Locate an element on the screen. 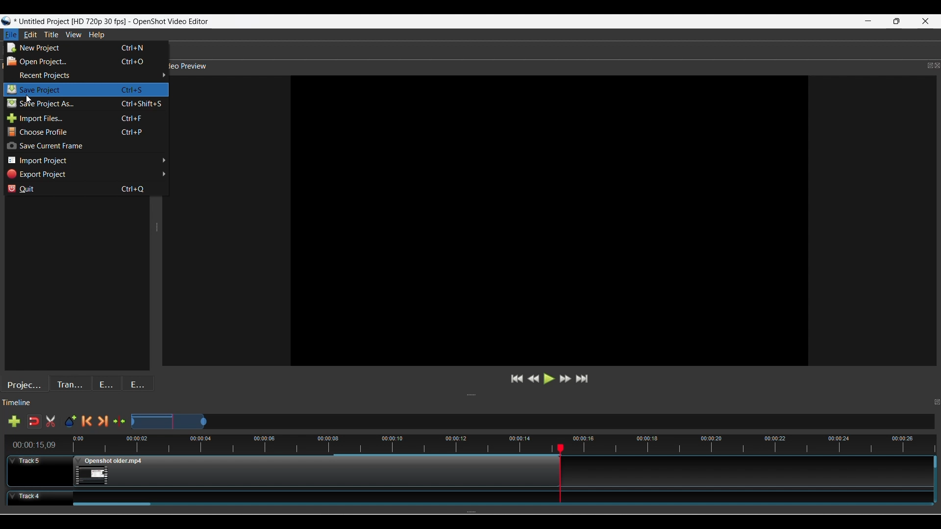 Image resolution: width=941 pixels, height=529 pixels. Edit is located at coordinates (30, 35).